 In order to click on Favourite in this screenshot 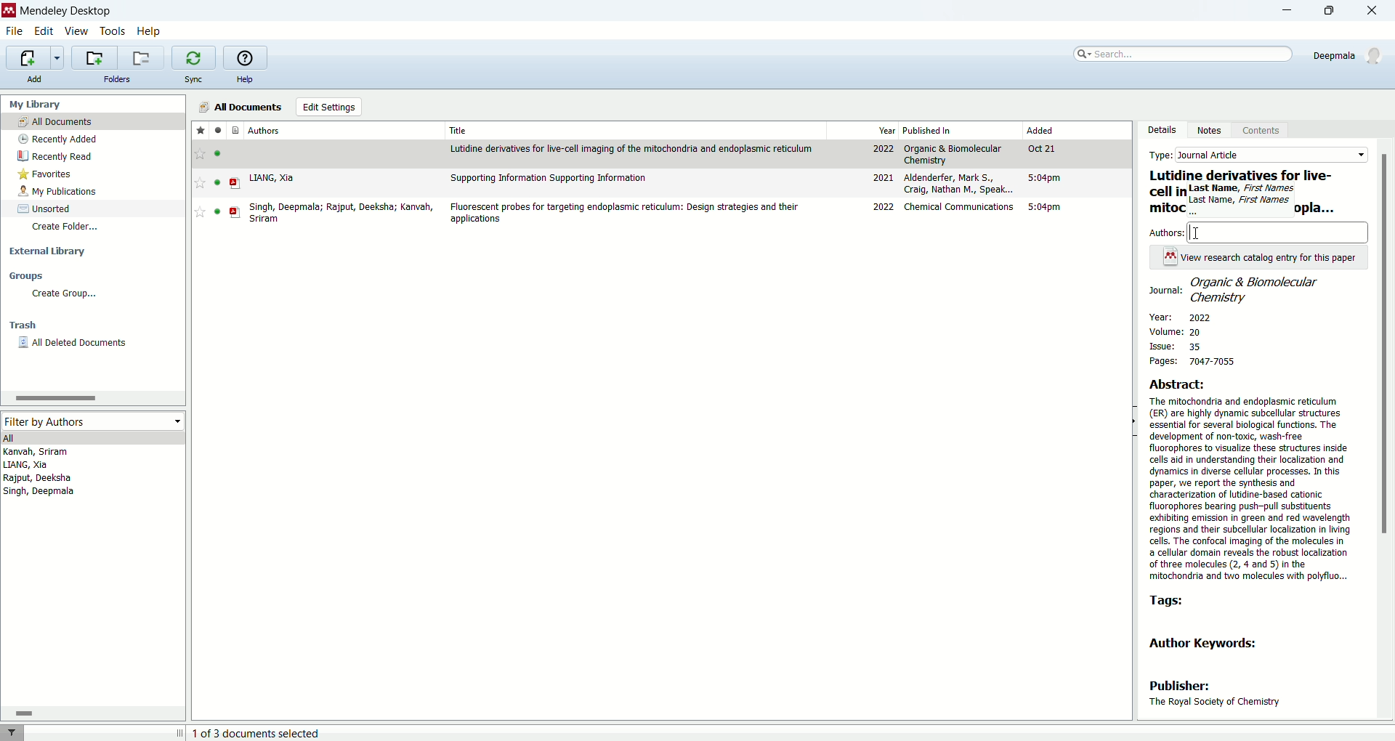, I will do `click(200, 182)`.